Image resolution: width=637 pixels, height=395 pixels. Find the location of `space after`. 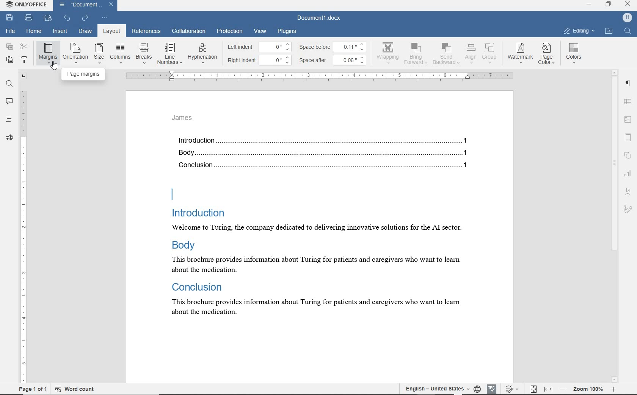

space after is located at coordinates (315, 61).